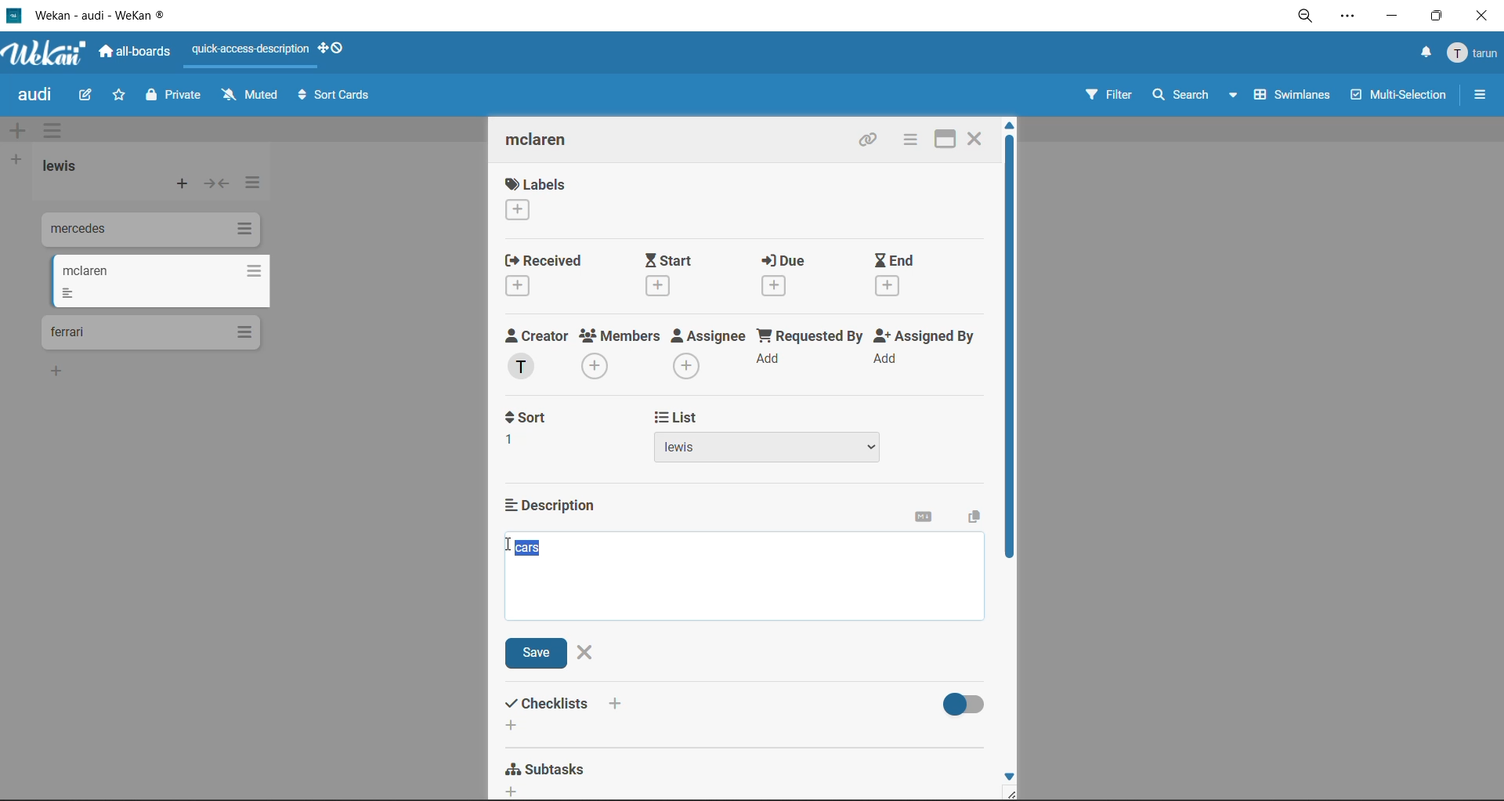 Image resolution: width=1504 pixels, height=801 pixels. What do you see at coordinates (250, 187) in the screenshot?
I see `list actions` at bounding box center [250, 187].